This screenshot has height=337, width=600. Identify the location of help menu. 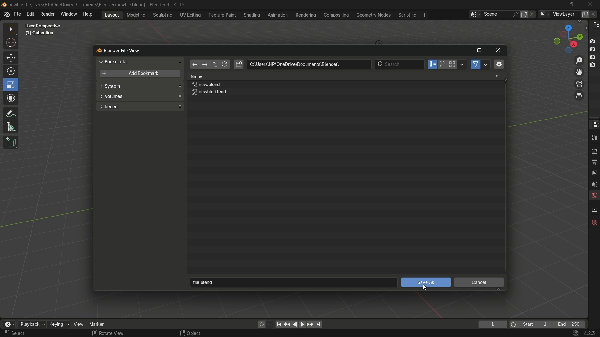
(89, 14).